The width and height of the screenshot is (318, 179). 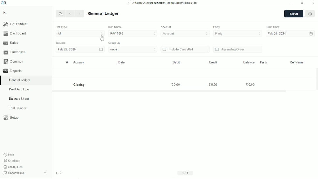 I want to click on To date, so click(x=61, y=43).